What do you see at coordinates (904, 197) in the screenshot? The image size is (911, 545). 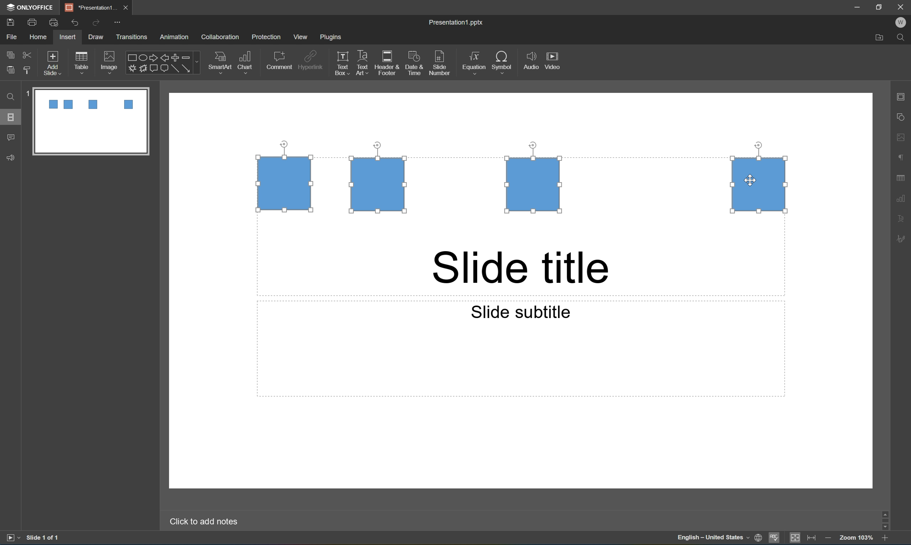 I see `chart settings` at bounding box center [904, 197].